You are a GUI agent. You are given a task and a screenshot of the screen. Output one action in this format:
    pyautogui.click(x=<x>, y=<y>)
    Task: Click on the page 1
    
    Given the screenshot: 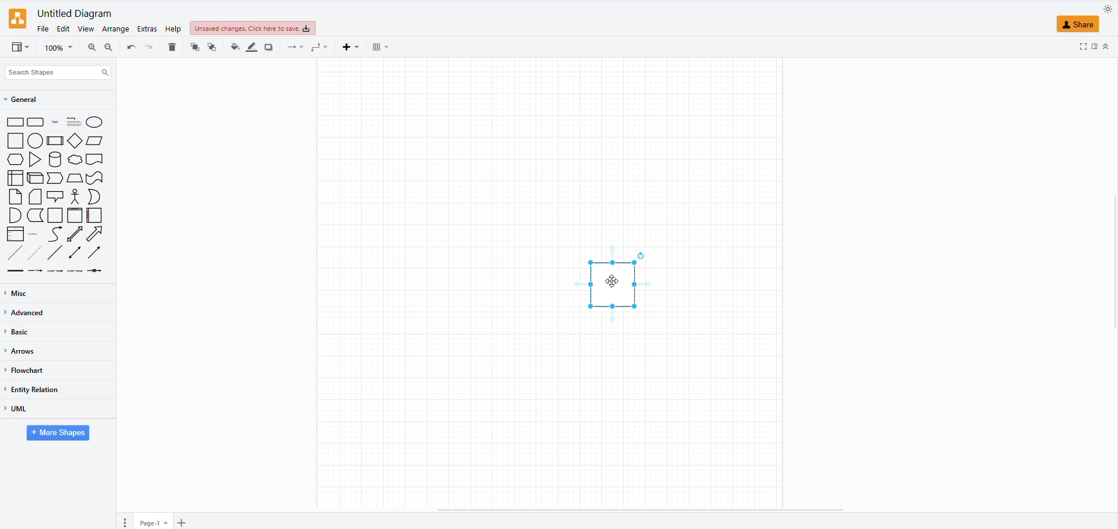 What is the action you would take?
    pyautogui.click(x=150, y=523)
    